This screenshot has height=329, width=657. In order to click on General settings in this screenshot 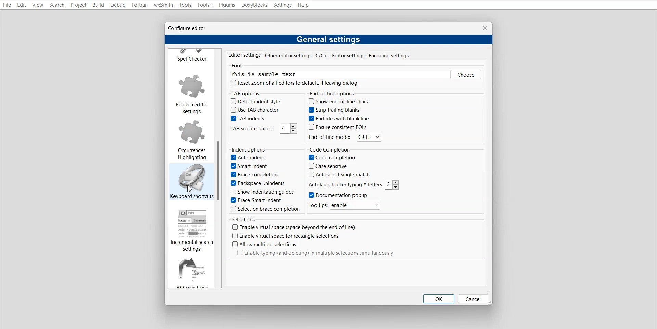, I will do `click(330, 39)`.